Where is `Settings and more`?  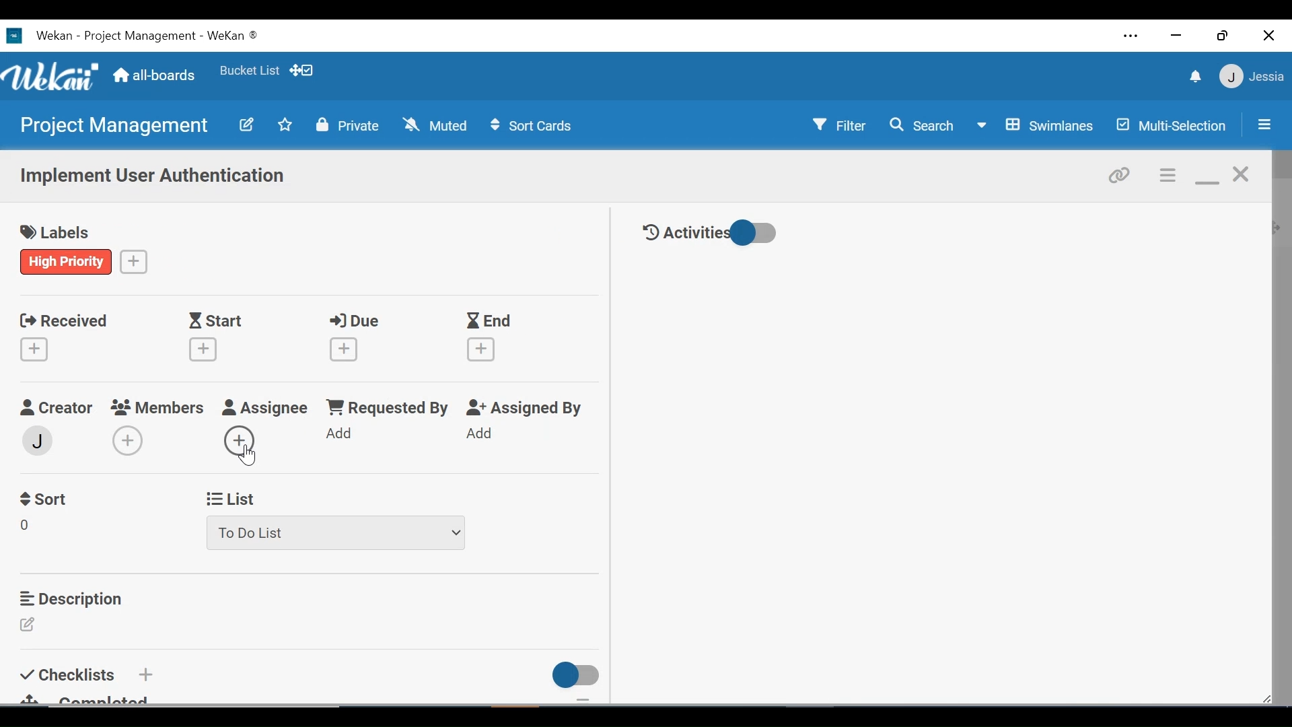 Settings and more is located at coordinates (1132, 38).